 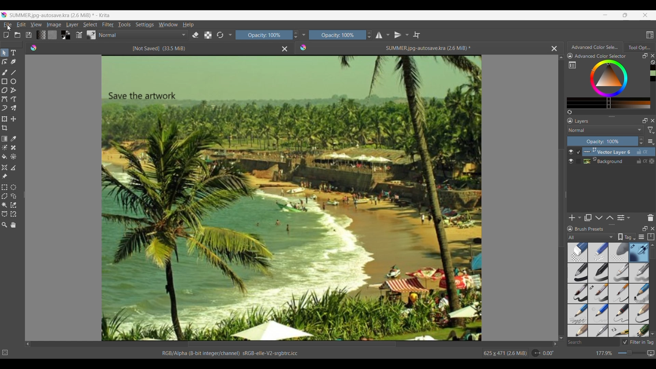 What do you see at coordinates (14, 138) in the screenshot?
I see `Pick sample color from current layer` at bounding box center [14, 138].